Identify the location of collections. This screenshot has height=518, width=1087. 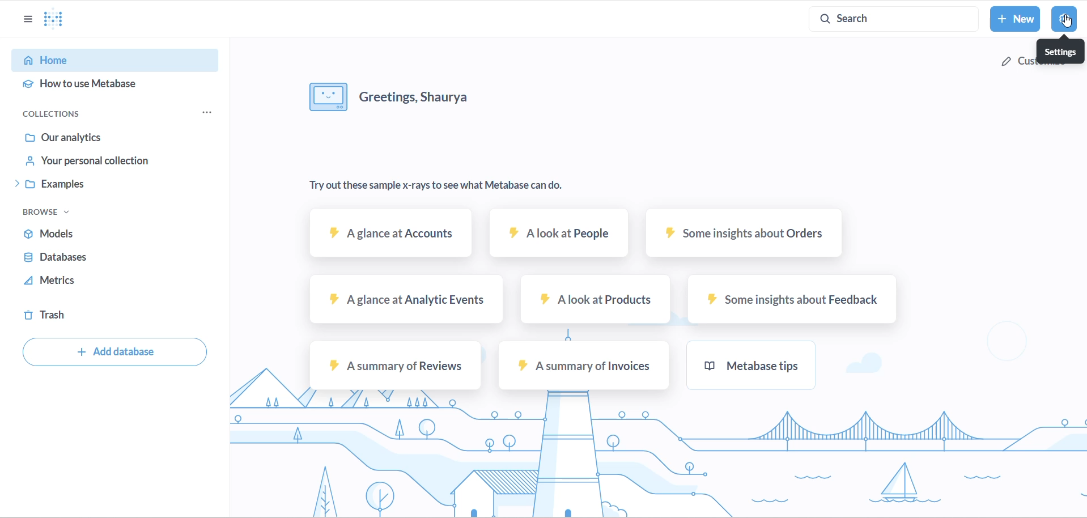
(63, 111).